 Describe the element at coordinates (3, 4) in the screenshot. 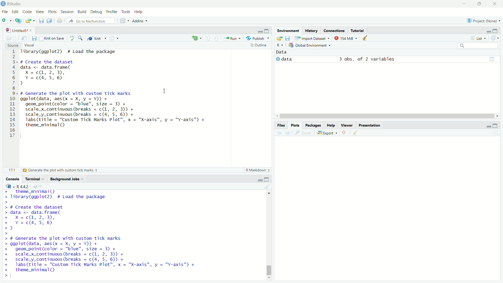

I see `logo` at that location.